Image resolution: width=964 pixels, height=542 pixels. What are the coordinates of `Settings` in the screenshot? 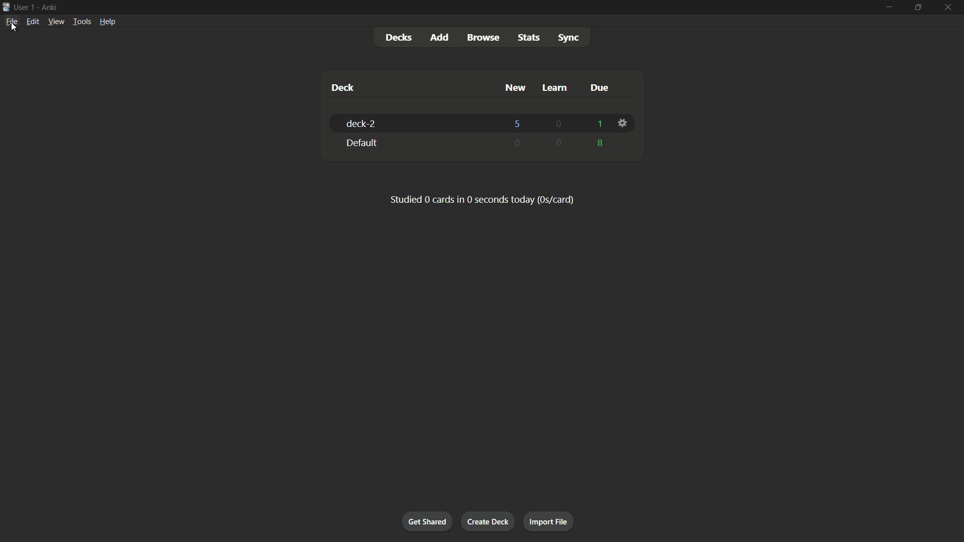 It's located at (624, 123).